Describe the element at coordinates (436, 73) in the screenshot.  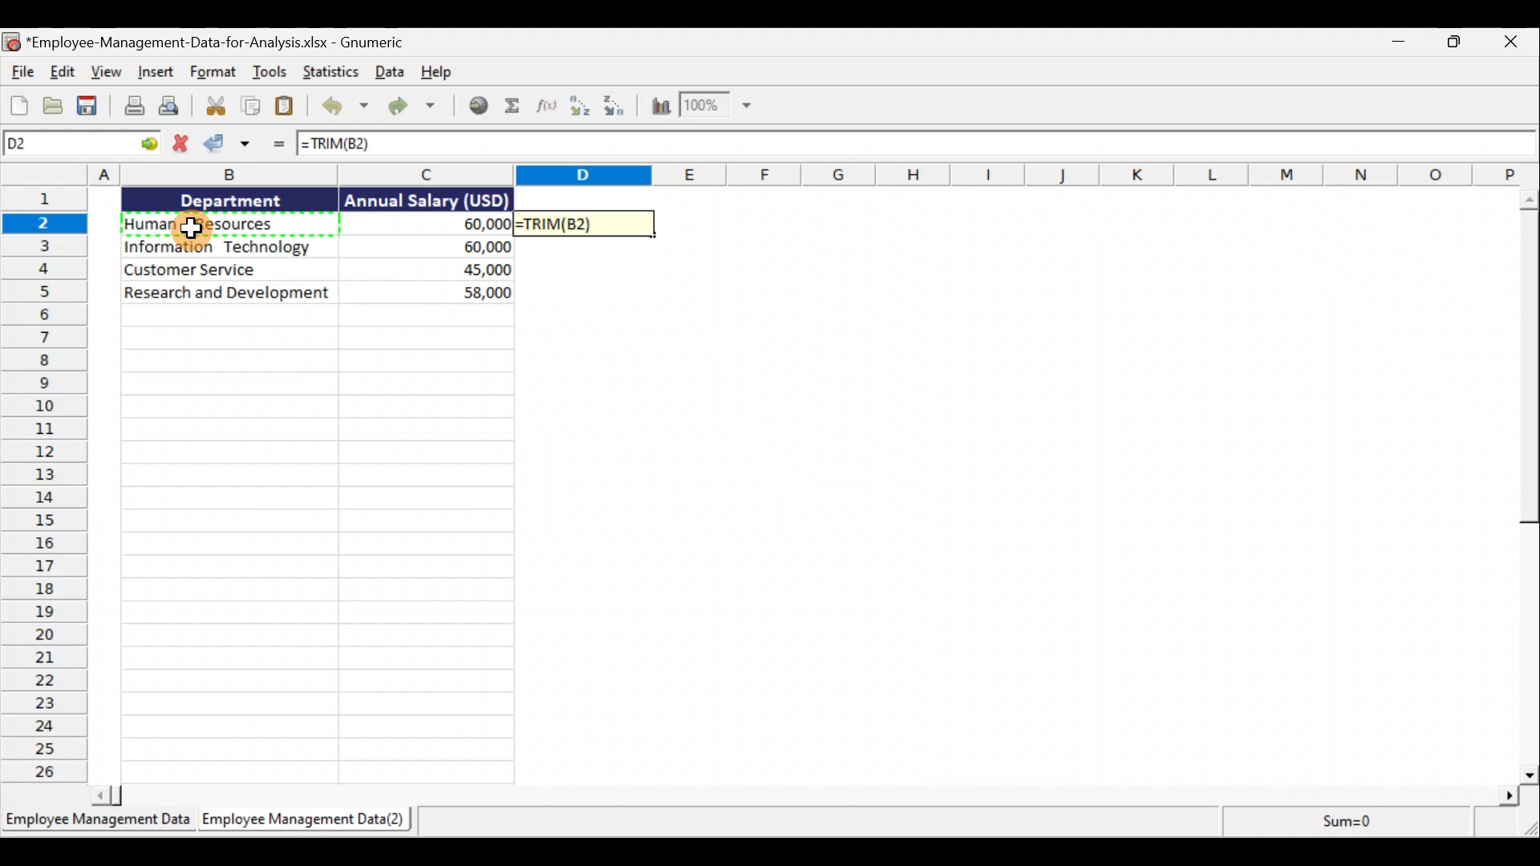
I see `Help` at that location.